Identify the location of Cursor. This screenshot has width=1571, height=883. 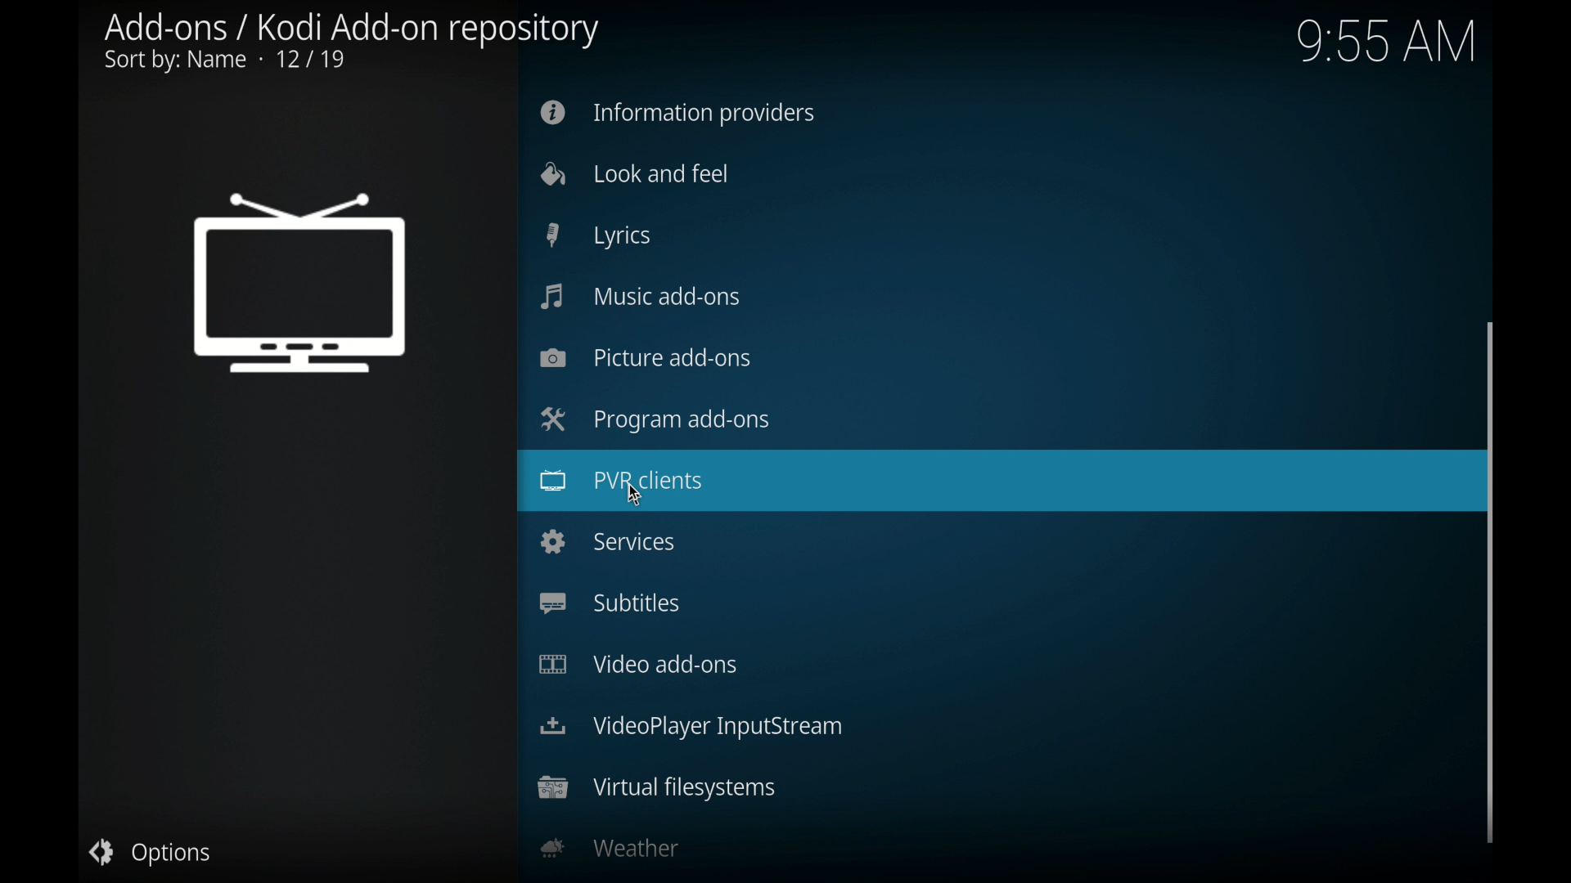
(628, 494).